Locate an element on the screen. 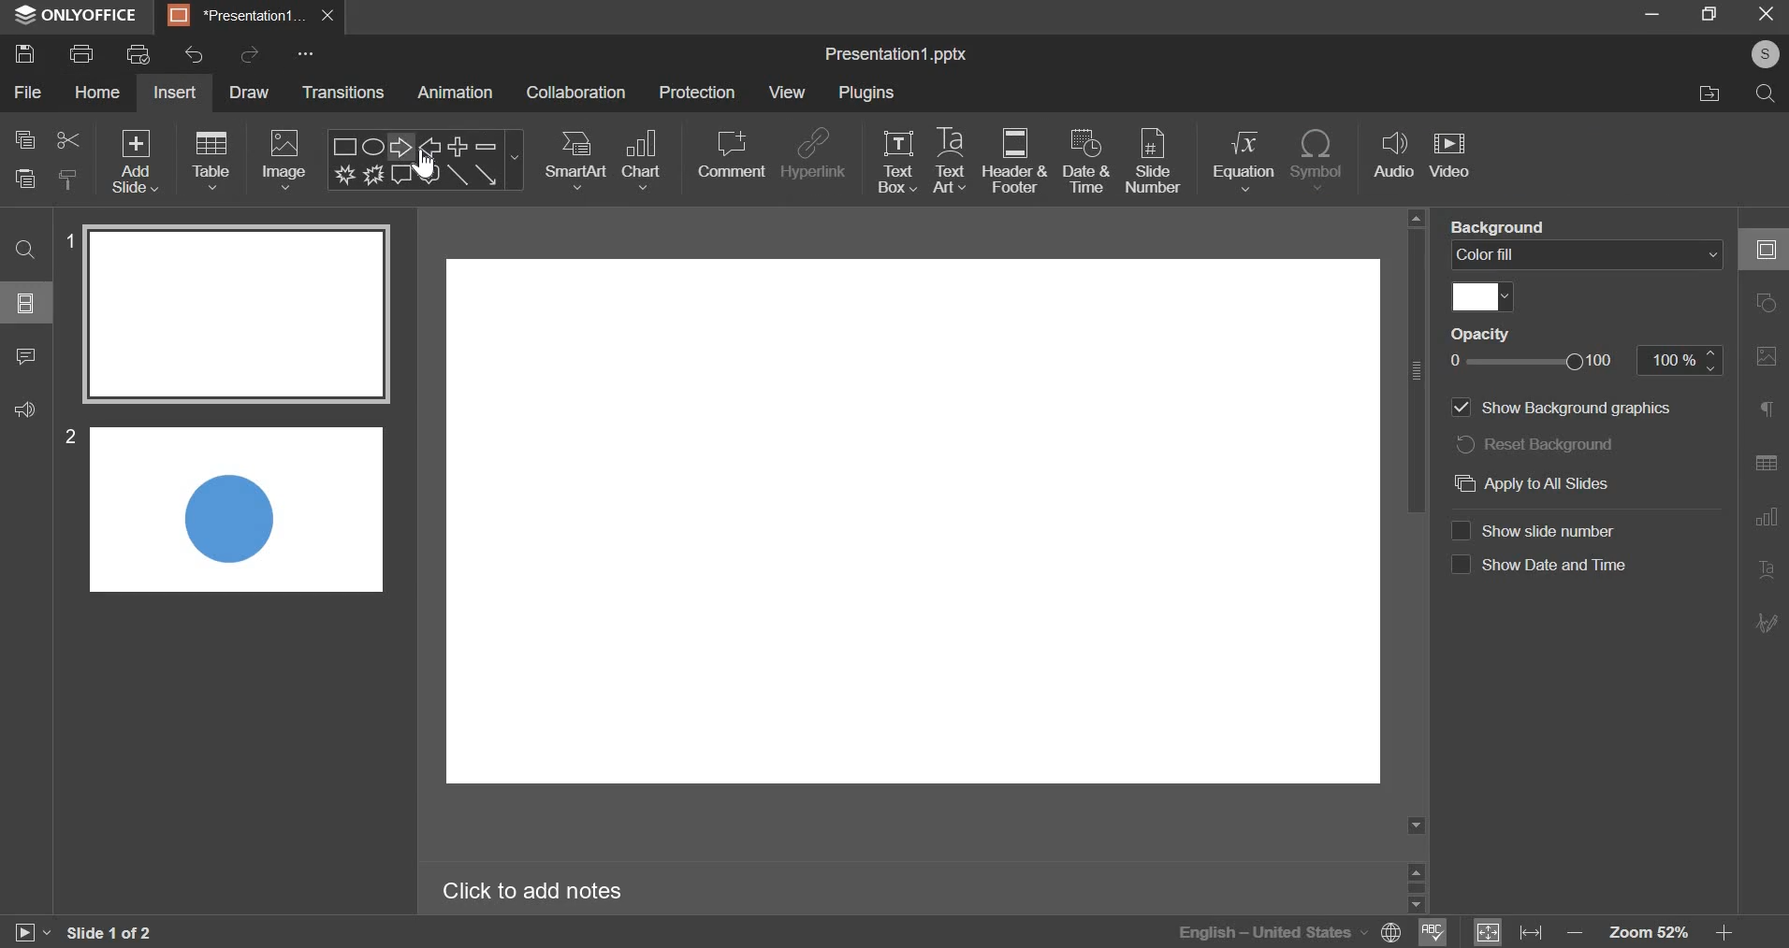  image is located at coordinates (286, 159).